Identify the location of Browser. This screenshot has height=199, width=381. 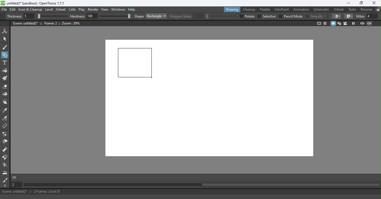
(366, 9).